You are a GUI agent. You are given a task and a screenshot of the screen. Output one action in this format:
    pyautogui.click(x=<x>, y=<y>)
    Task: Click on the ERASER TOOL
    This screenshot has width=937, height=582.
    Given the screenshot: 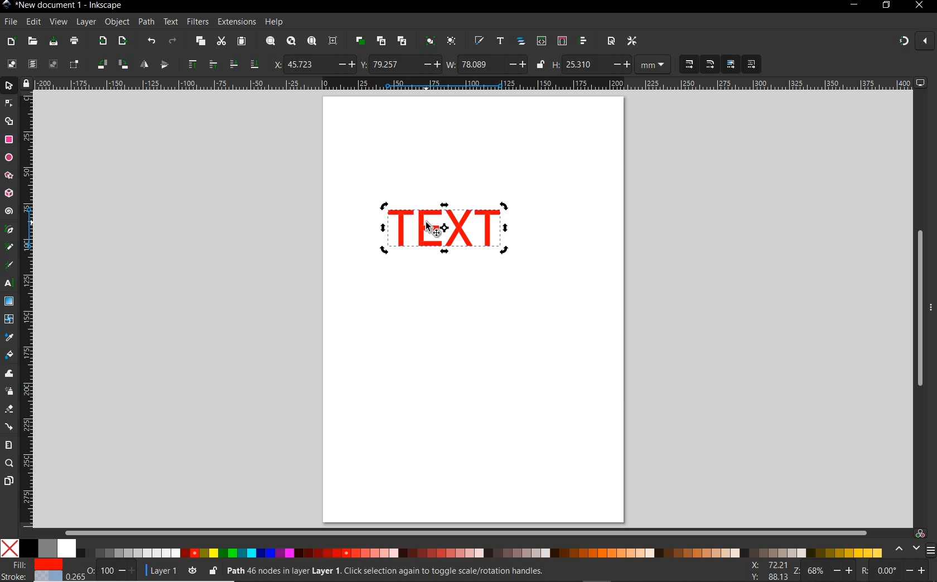 What is the action you would take?
    pyautogui.click(x=10, y=409)
    